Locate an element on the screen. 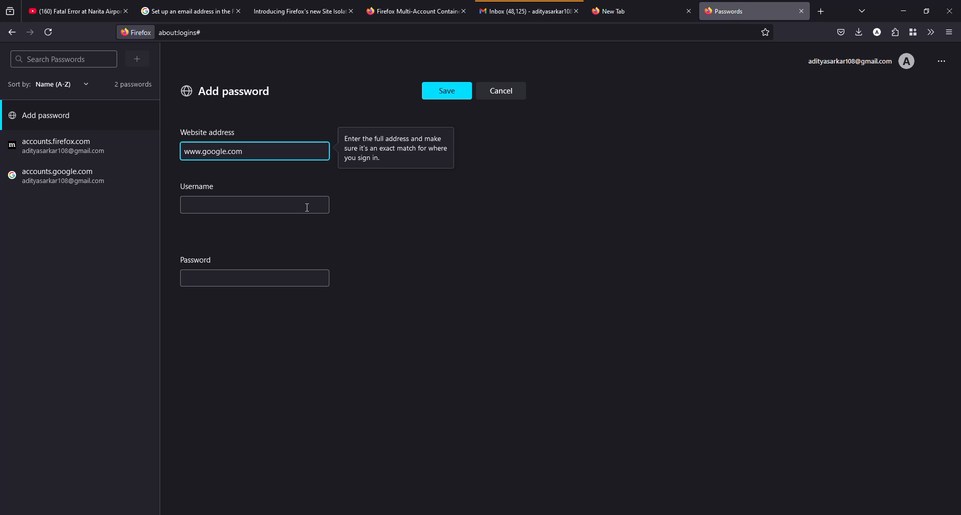 The width and height of the screenshot is (961, 515). forward is located at coordinates (31, 32).